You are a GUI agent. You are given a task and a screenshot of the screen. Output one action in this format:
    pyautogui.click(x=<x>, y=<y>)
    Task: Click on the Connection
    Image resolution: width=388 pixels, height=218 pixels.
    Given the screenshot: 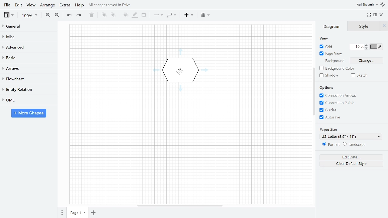 What is the action you would take?
    pyautogui.click(x=157, y=16)
    